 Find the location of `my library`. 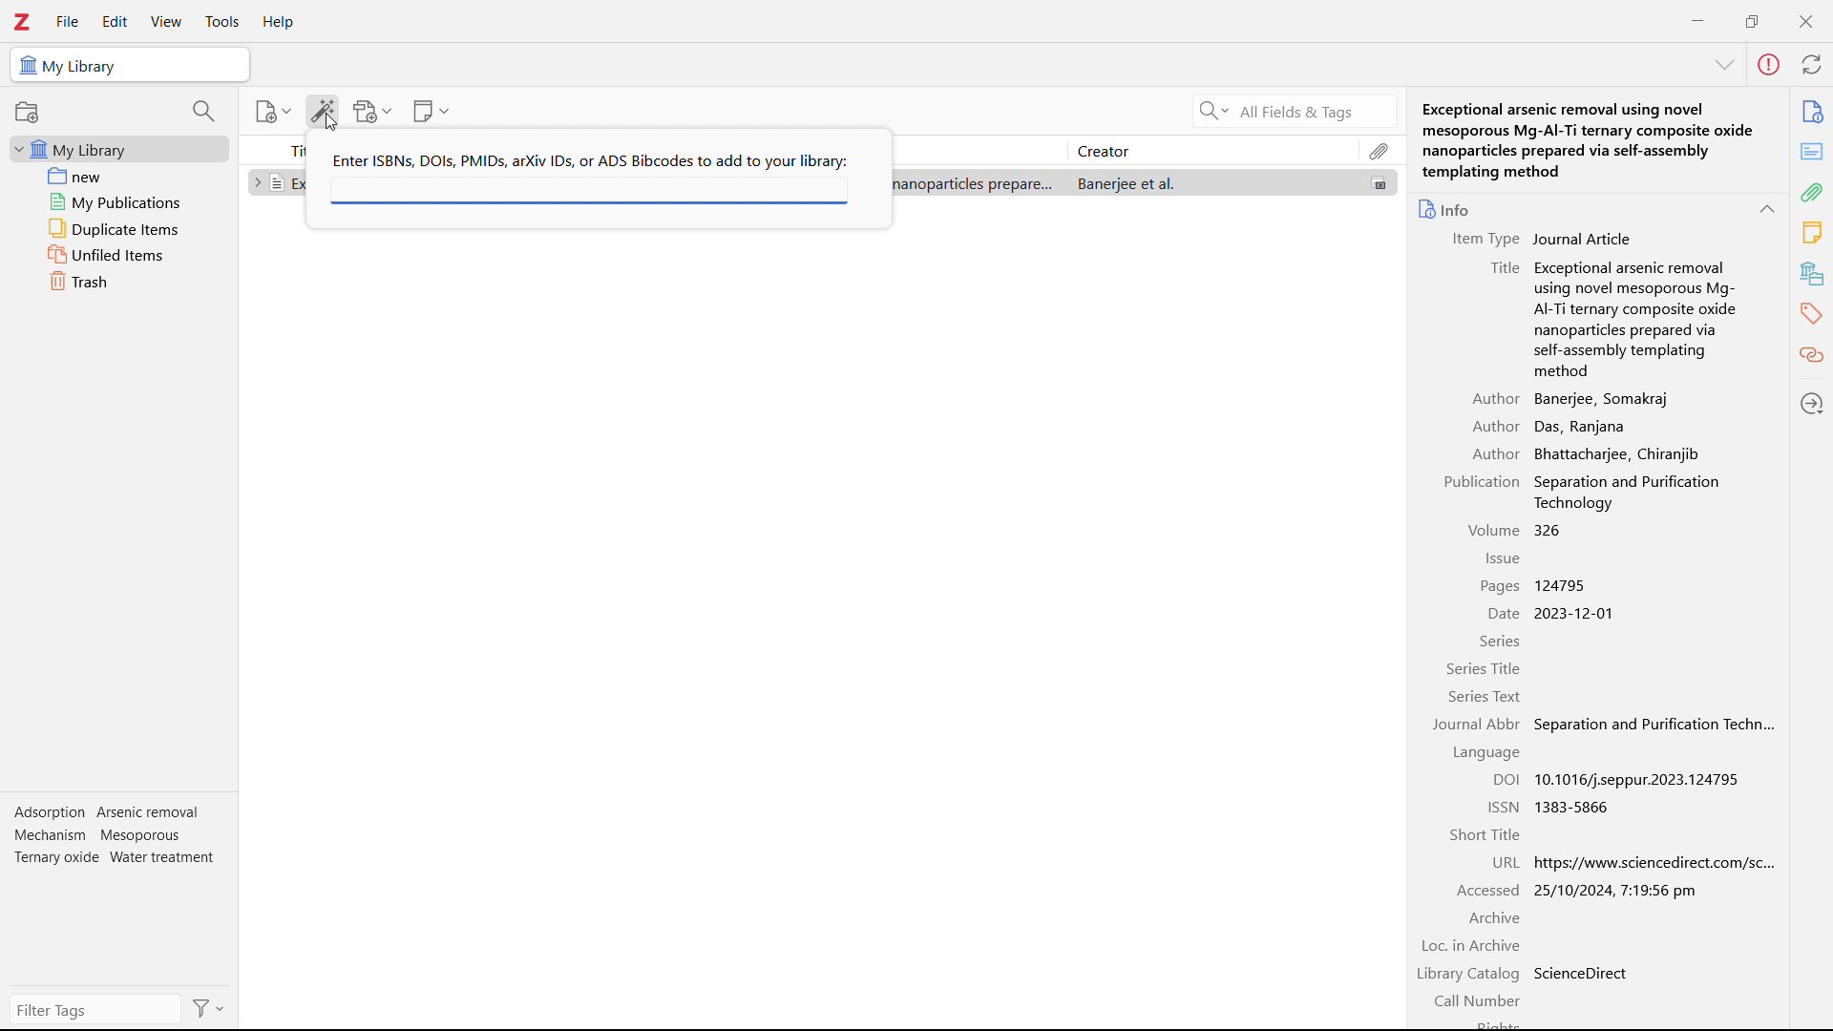

my library is located at coordinates (119, 148).